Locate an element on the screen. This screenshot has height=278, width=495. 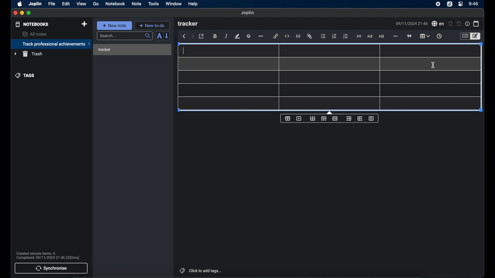
minimize is located at coordinates (22, 13).